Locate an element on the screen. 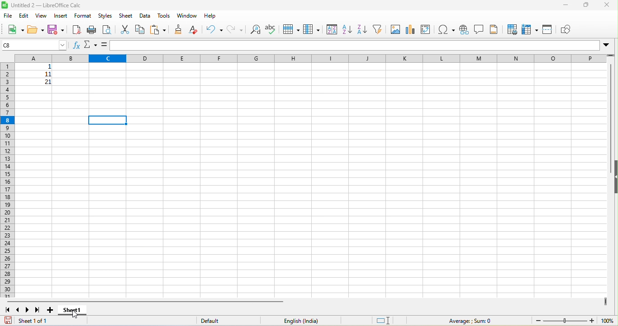 The height and width of the screenshot is (326, 618). formula is located at coordinates (469, 321).